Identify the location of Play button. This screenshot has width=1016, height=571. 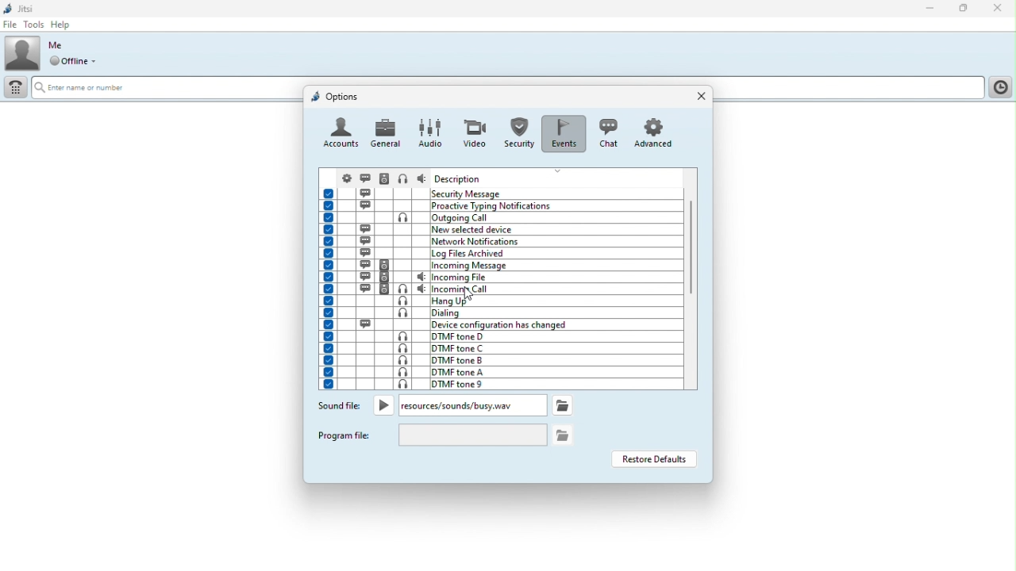
(384, 405).